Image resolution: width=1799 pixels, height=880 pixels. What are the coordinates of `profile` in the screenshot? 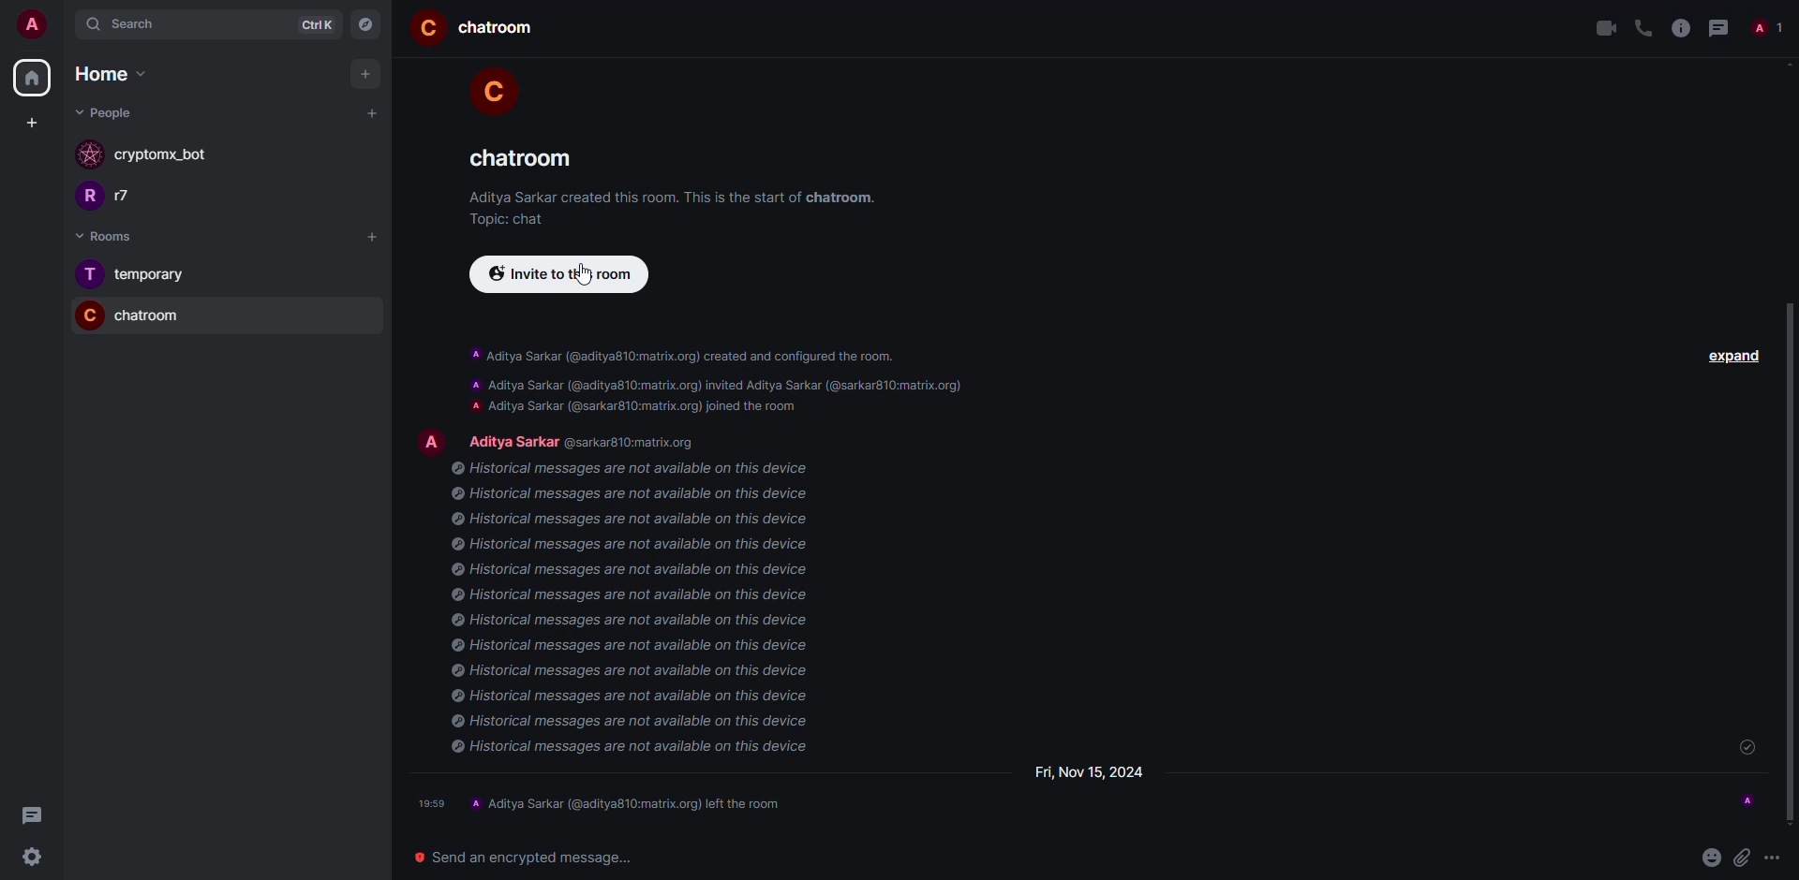 It's located at (85, 315).